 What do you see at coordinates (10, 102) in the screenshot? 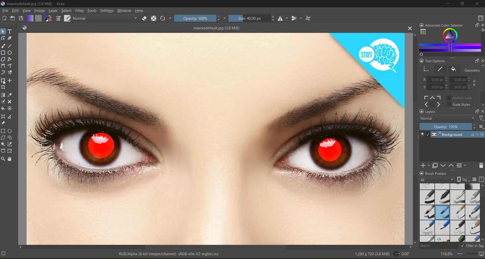
I see `tool` at bounding box center [10, 102].